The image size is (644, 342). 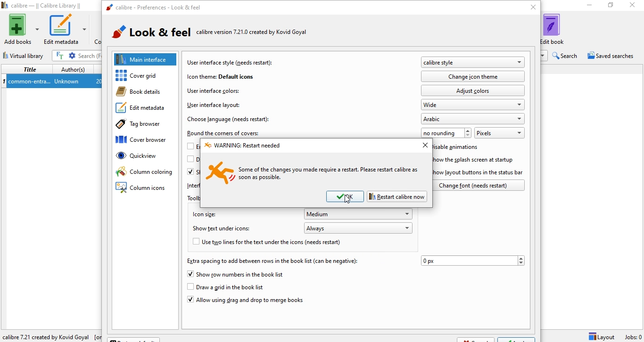 What do you see at coordinates (153, 8) in the screenshot?
I see `calibre - Preferences - Look  & feel` at bounding box center [153, 8].